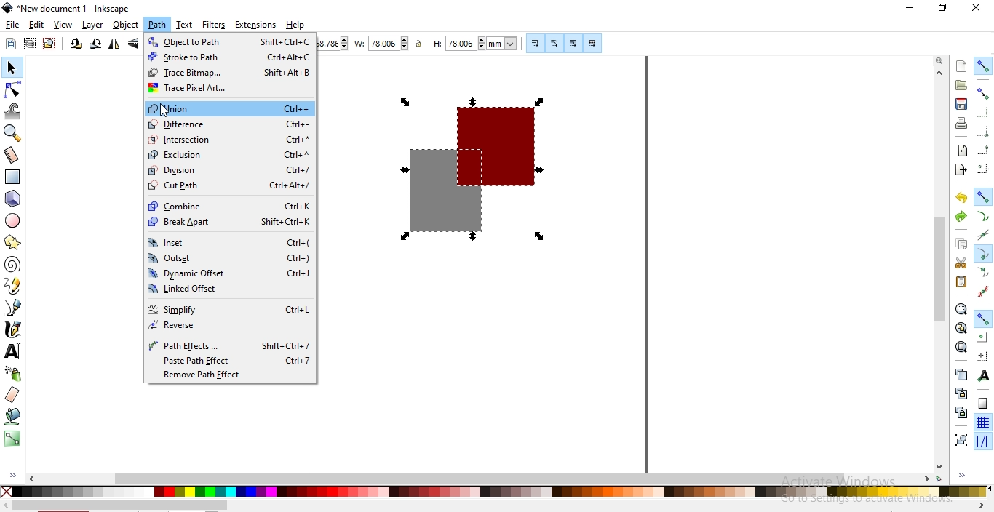 Image resolution: width=994 pixels, height=512 pixels. Describe the element at coordinates (228, 124) in the screenshot. I see `difference` at that location.